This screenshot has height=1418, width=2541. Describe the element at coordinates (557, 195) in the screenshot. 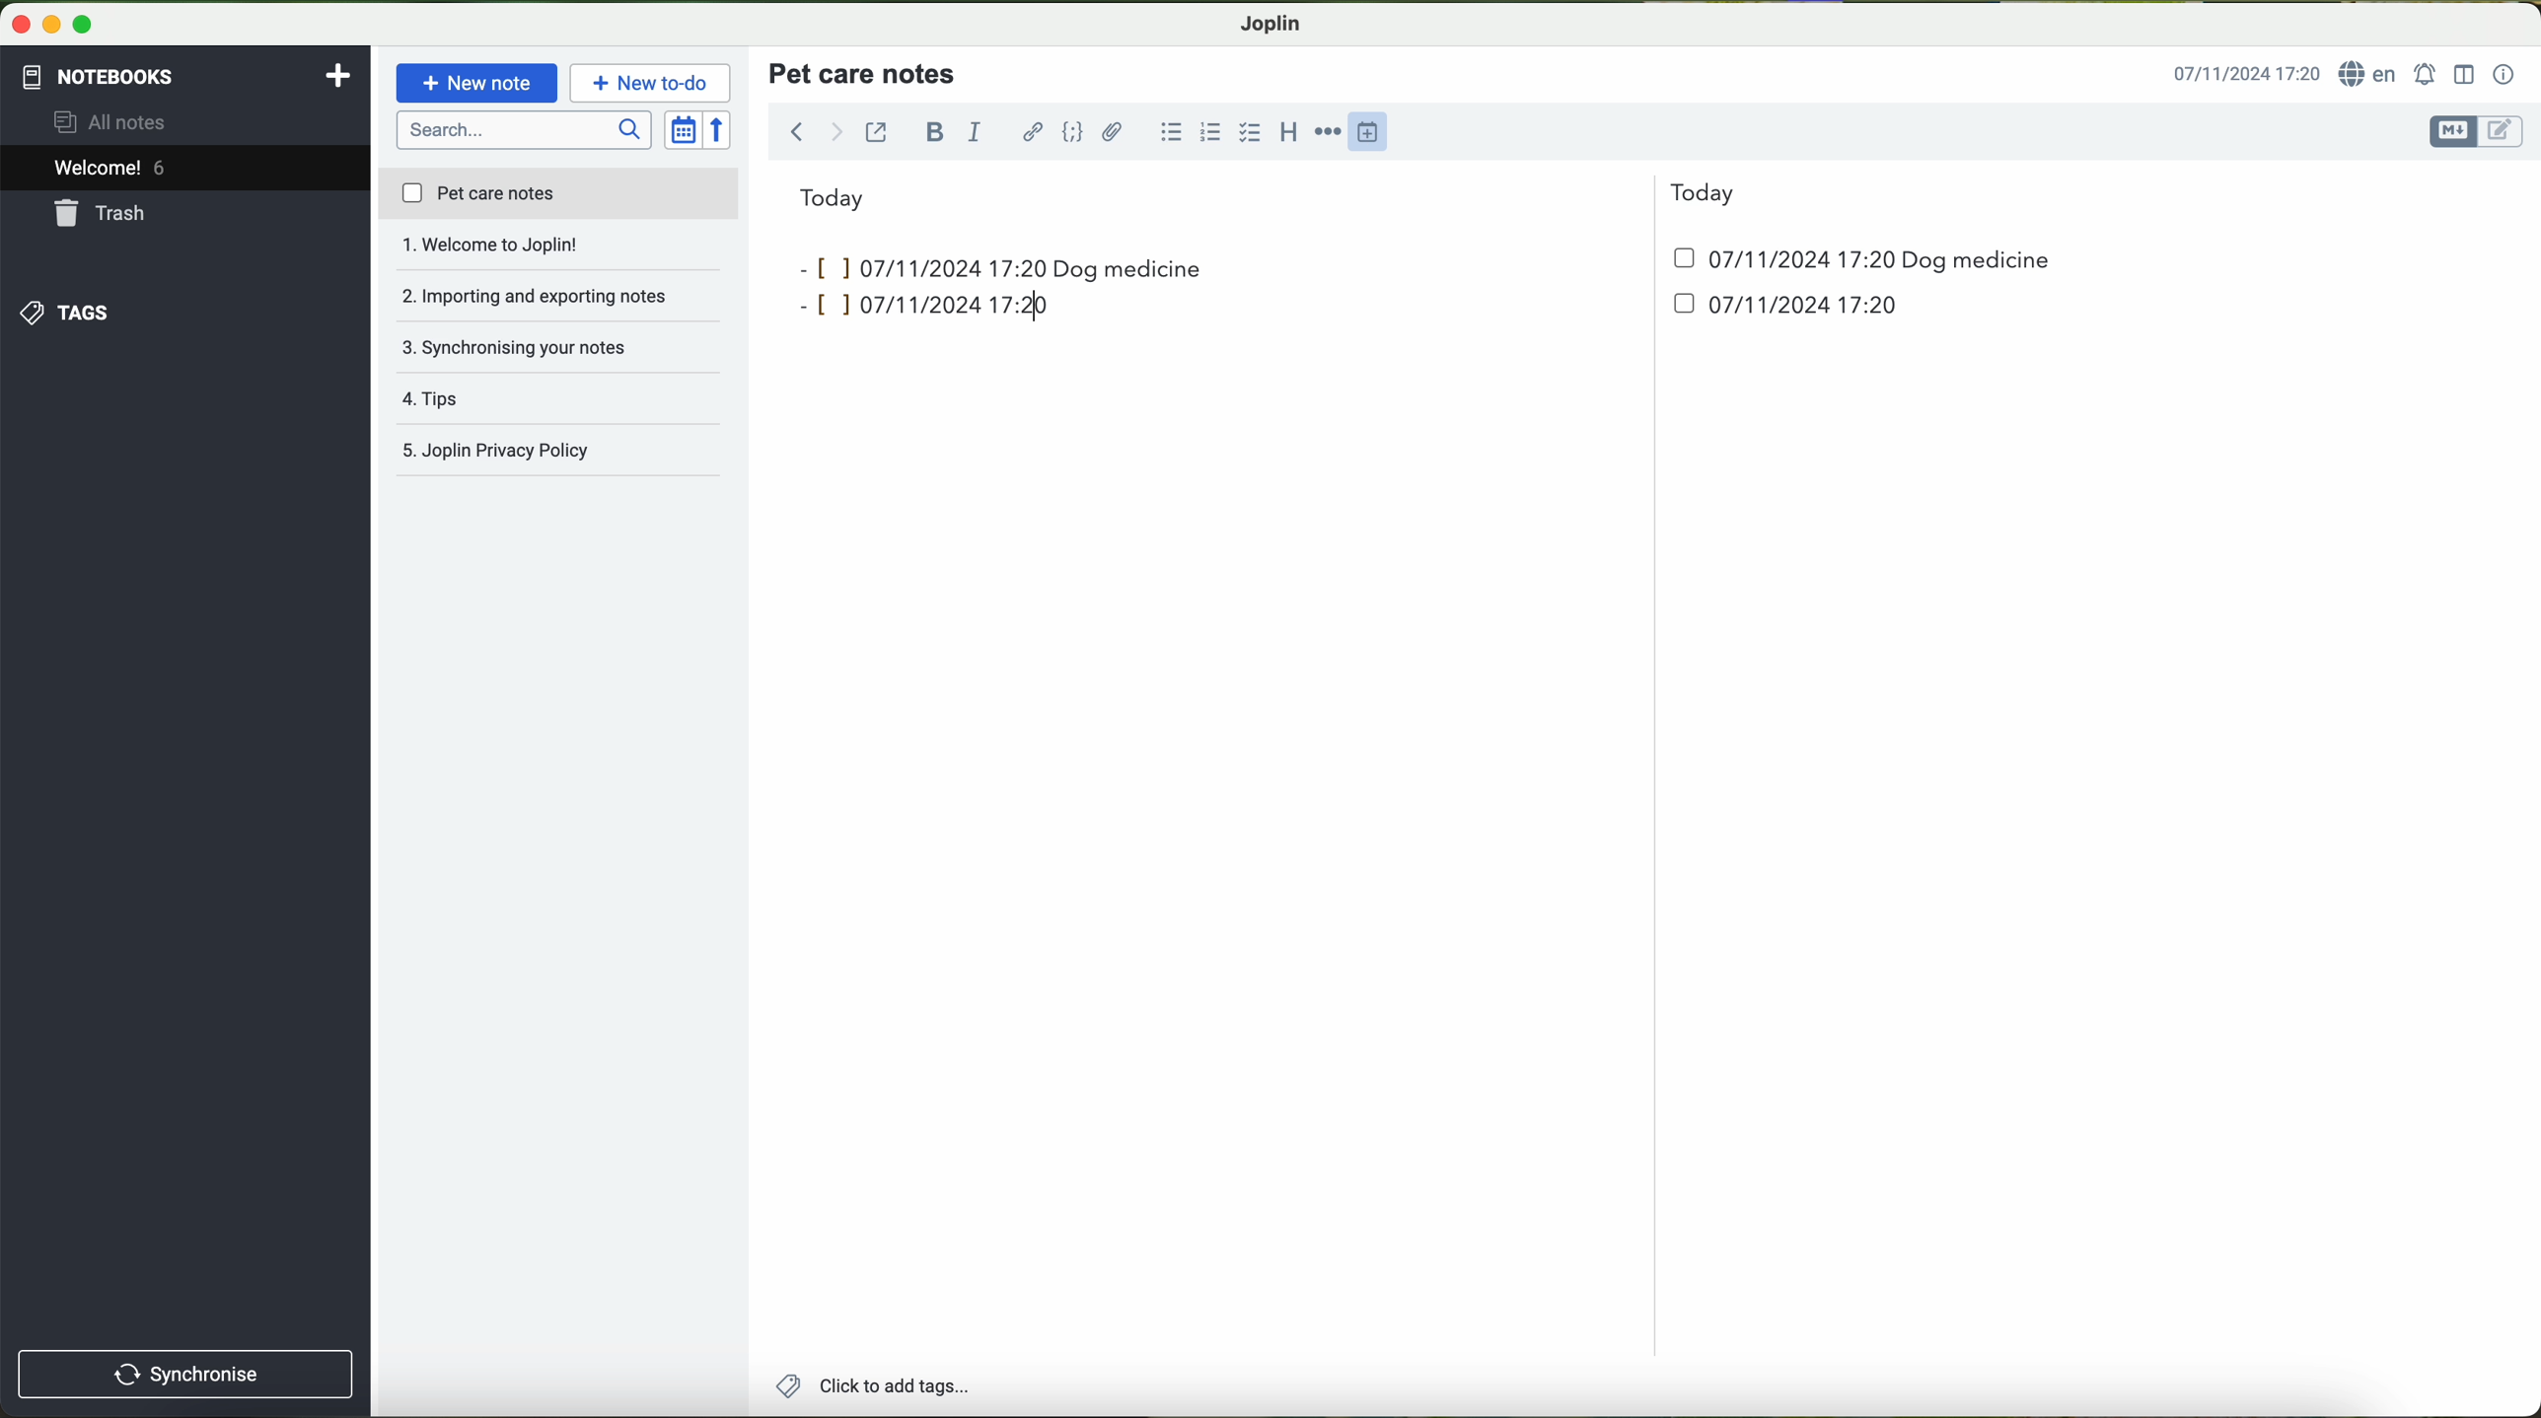

I see `pet care notes file` at that location.